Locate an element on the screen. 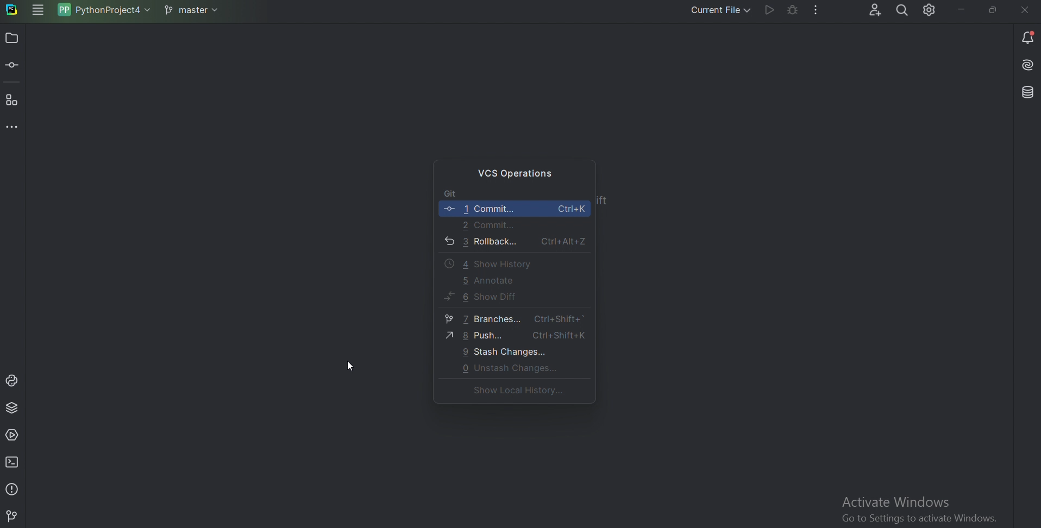  VCS Operations is located at coordinates (518, 171).